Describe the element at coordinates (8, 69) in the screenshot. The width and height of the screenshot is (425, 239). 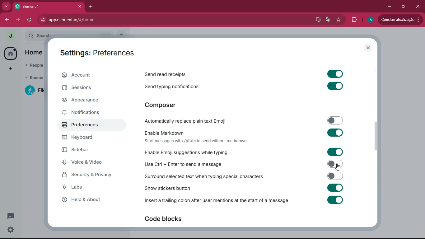
I see `add` at that location.